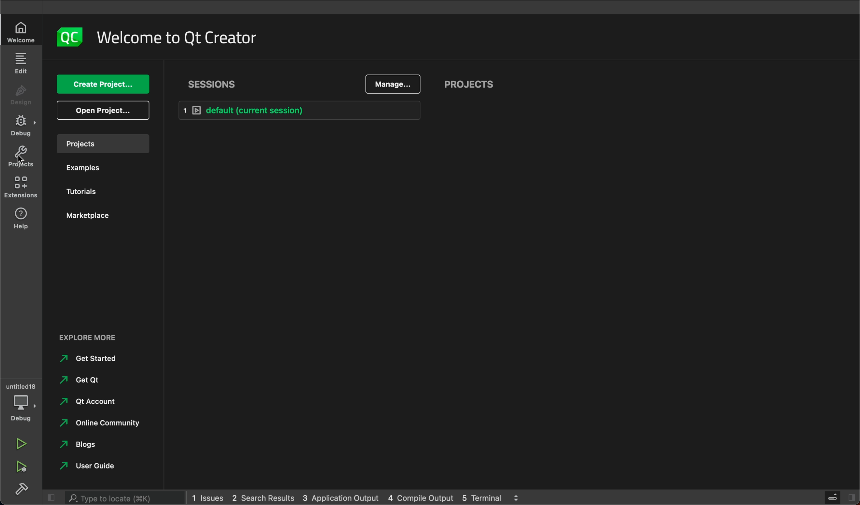 The height and width of the screenshot is (505, 860). What do you see at coordinates (53, 496) in the screenshot?
I see `close sidebar` at bounding box center [53, 496].